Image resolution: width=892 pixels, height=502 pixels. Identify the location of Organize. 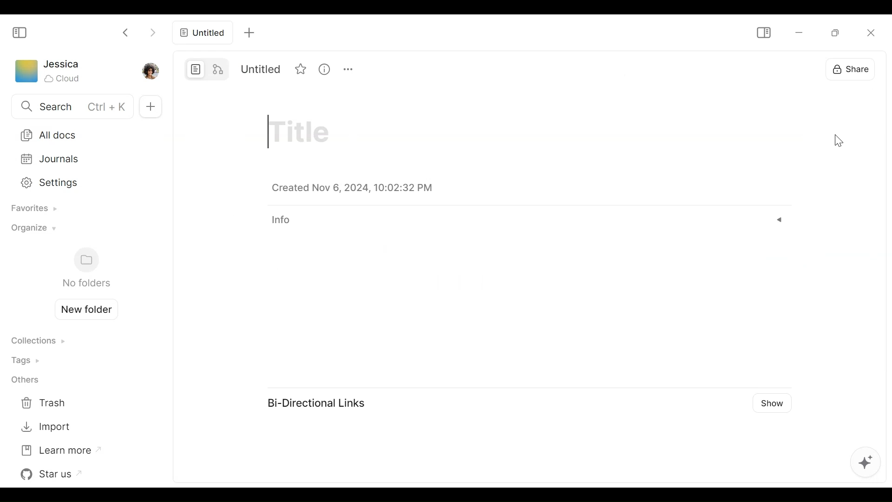
(31, 231).